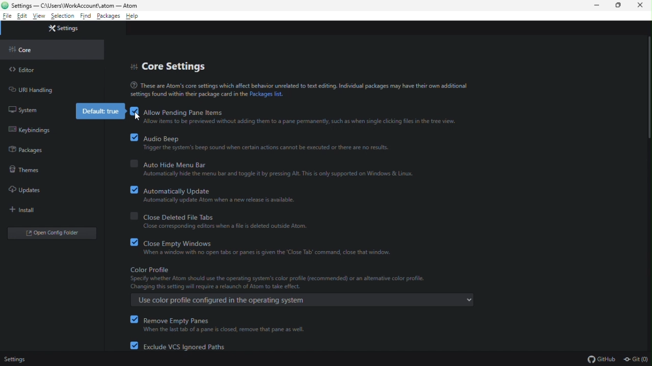 This screenshot has height=366, width=652. What do you see at coordinates (39, 16) in the screenshot?
I see `view ` at bounding box center [39, 16].